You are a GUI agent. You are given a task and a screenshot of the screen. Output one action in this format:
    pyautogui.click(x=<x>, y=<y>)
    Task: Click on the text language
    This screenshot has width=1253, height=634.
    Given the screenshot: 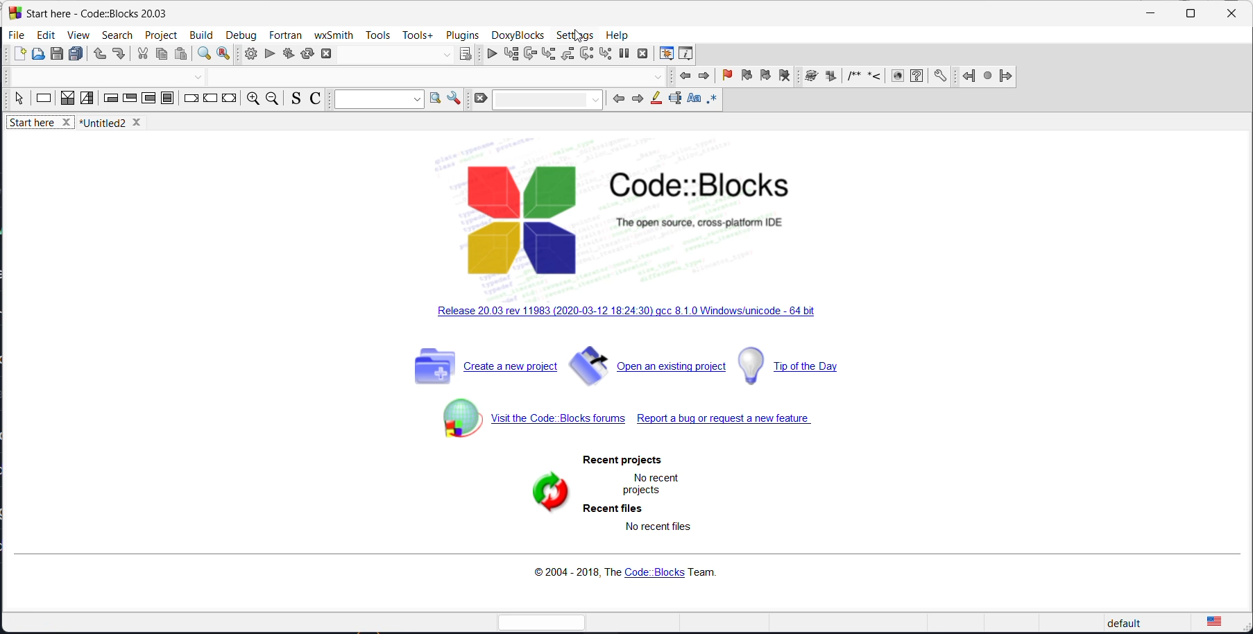 What is the action you would take?
    pyautogui.click(x=1215, y=622)
    